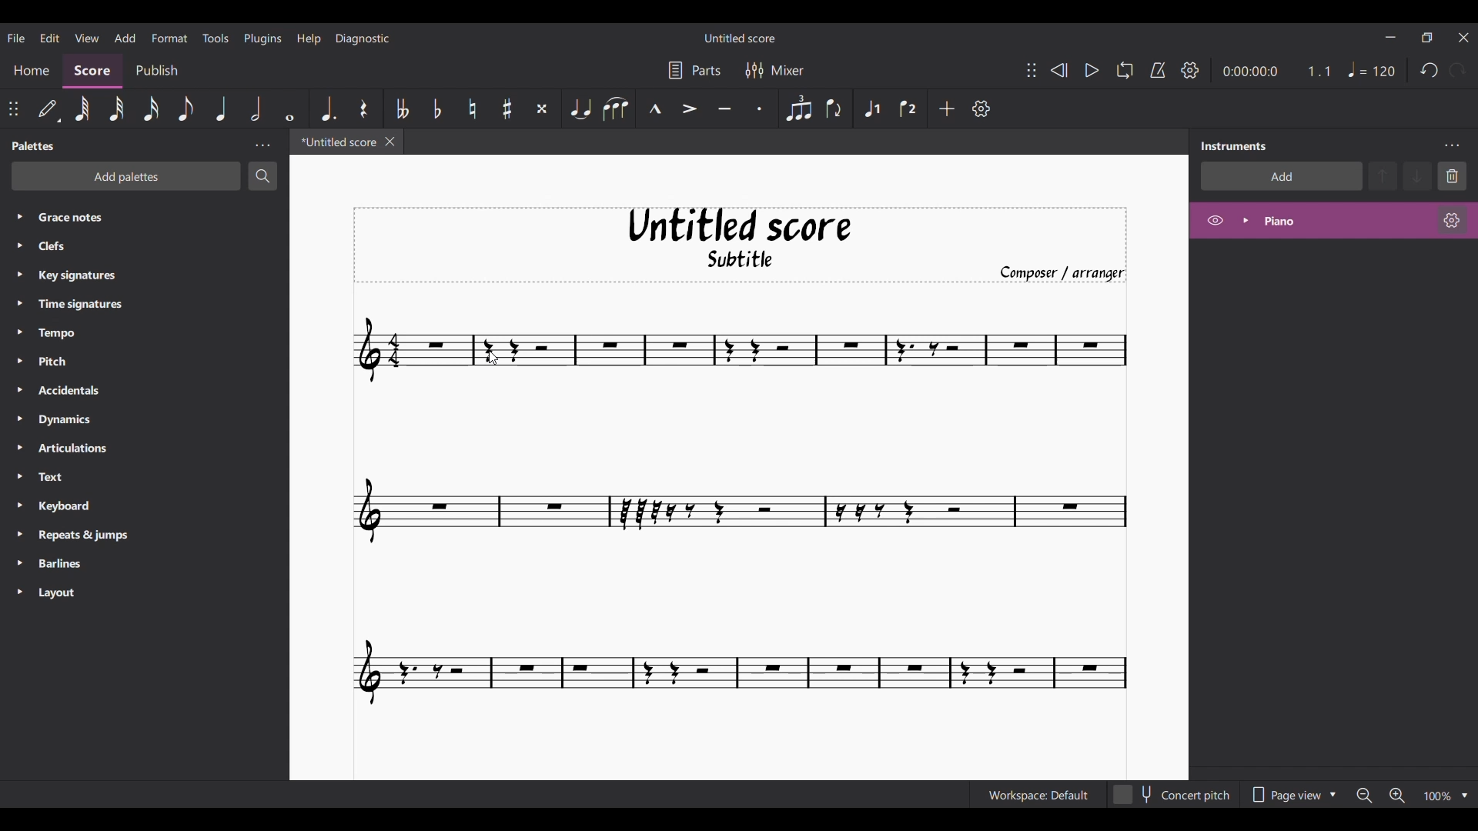  Describe the element at coordinates (437, 108) in the screenshot. I see `Toggle flat` at that location.